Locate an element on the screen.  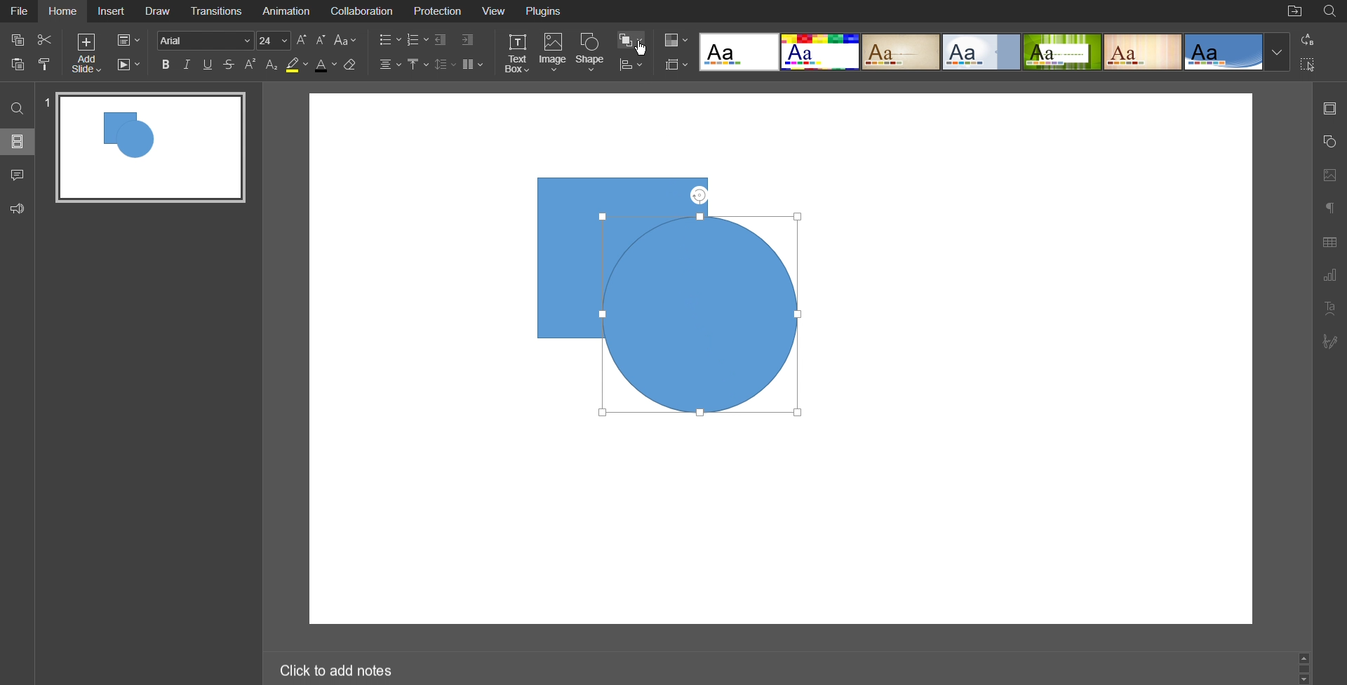
Copy Style is located at coordinates (45, 65).